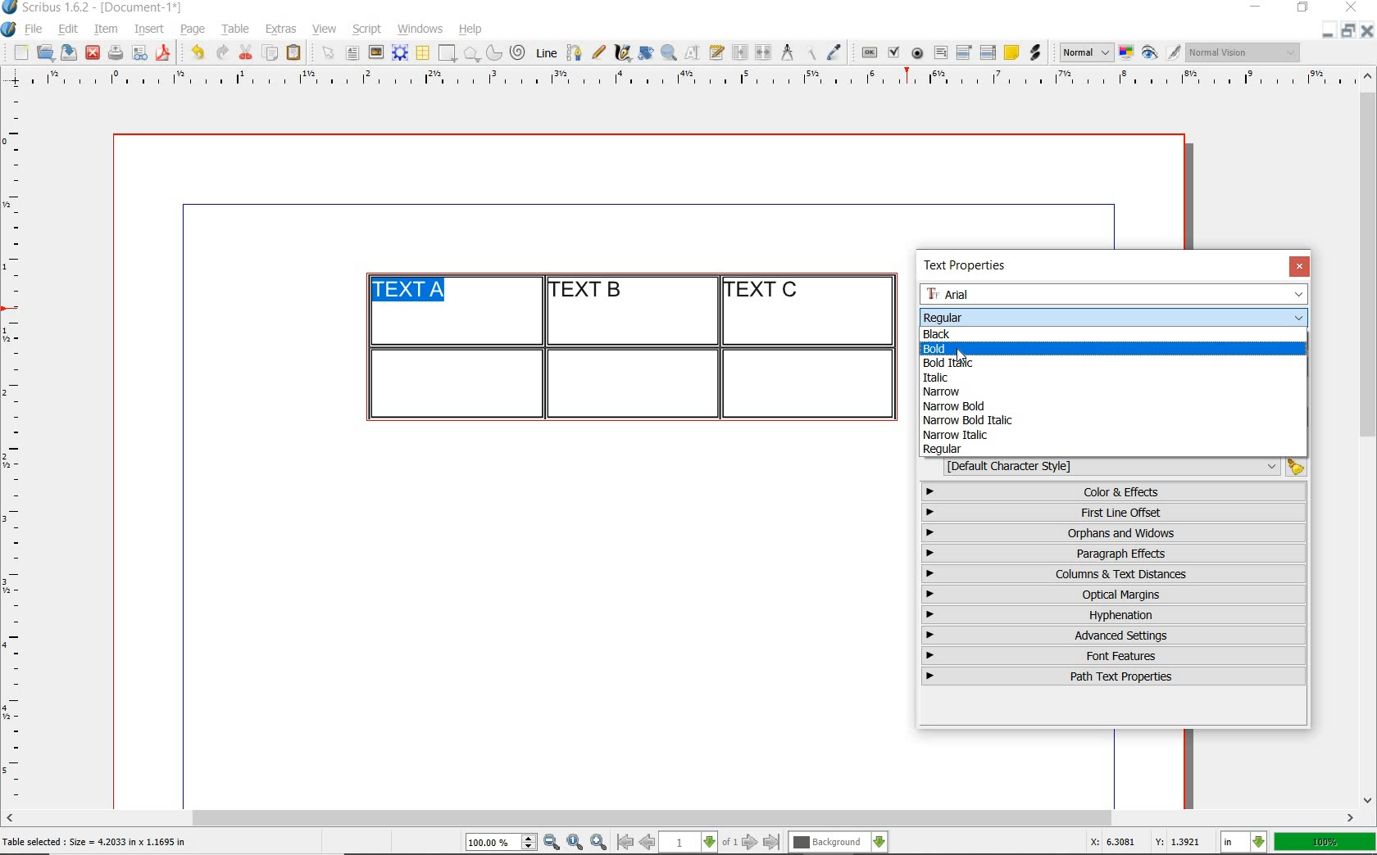 This screenshot has width=1377, height=855. What do you see at coordinates (471, 53) in the screenshot?
I see `polygon` at bounding box center [471, 53].